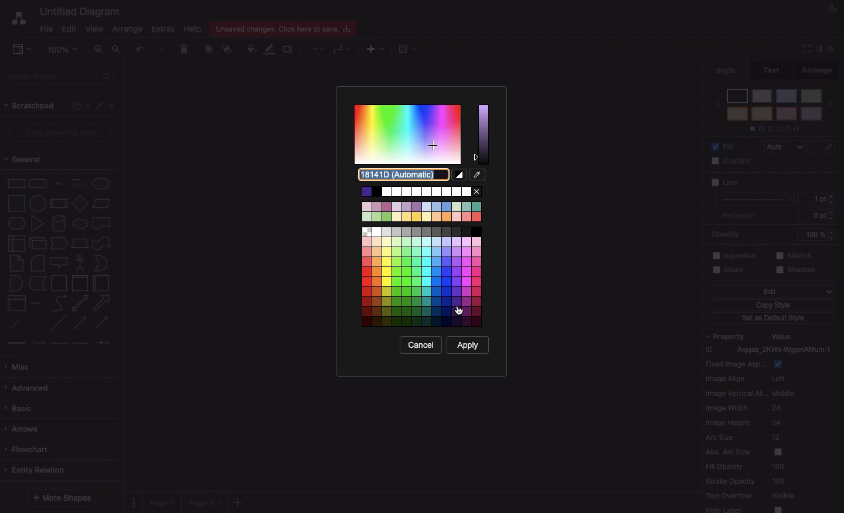  I want to click on Arrange, so click(128, 30).